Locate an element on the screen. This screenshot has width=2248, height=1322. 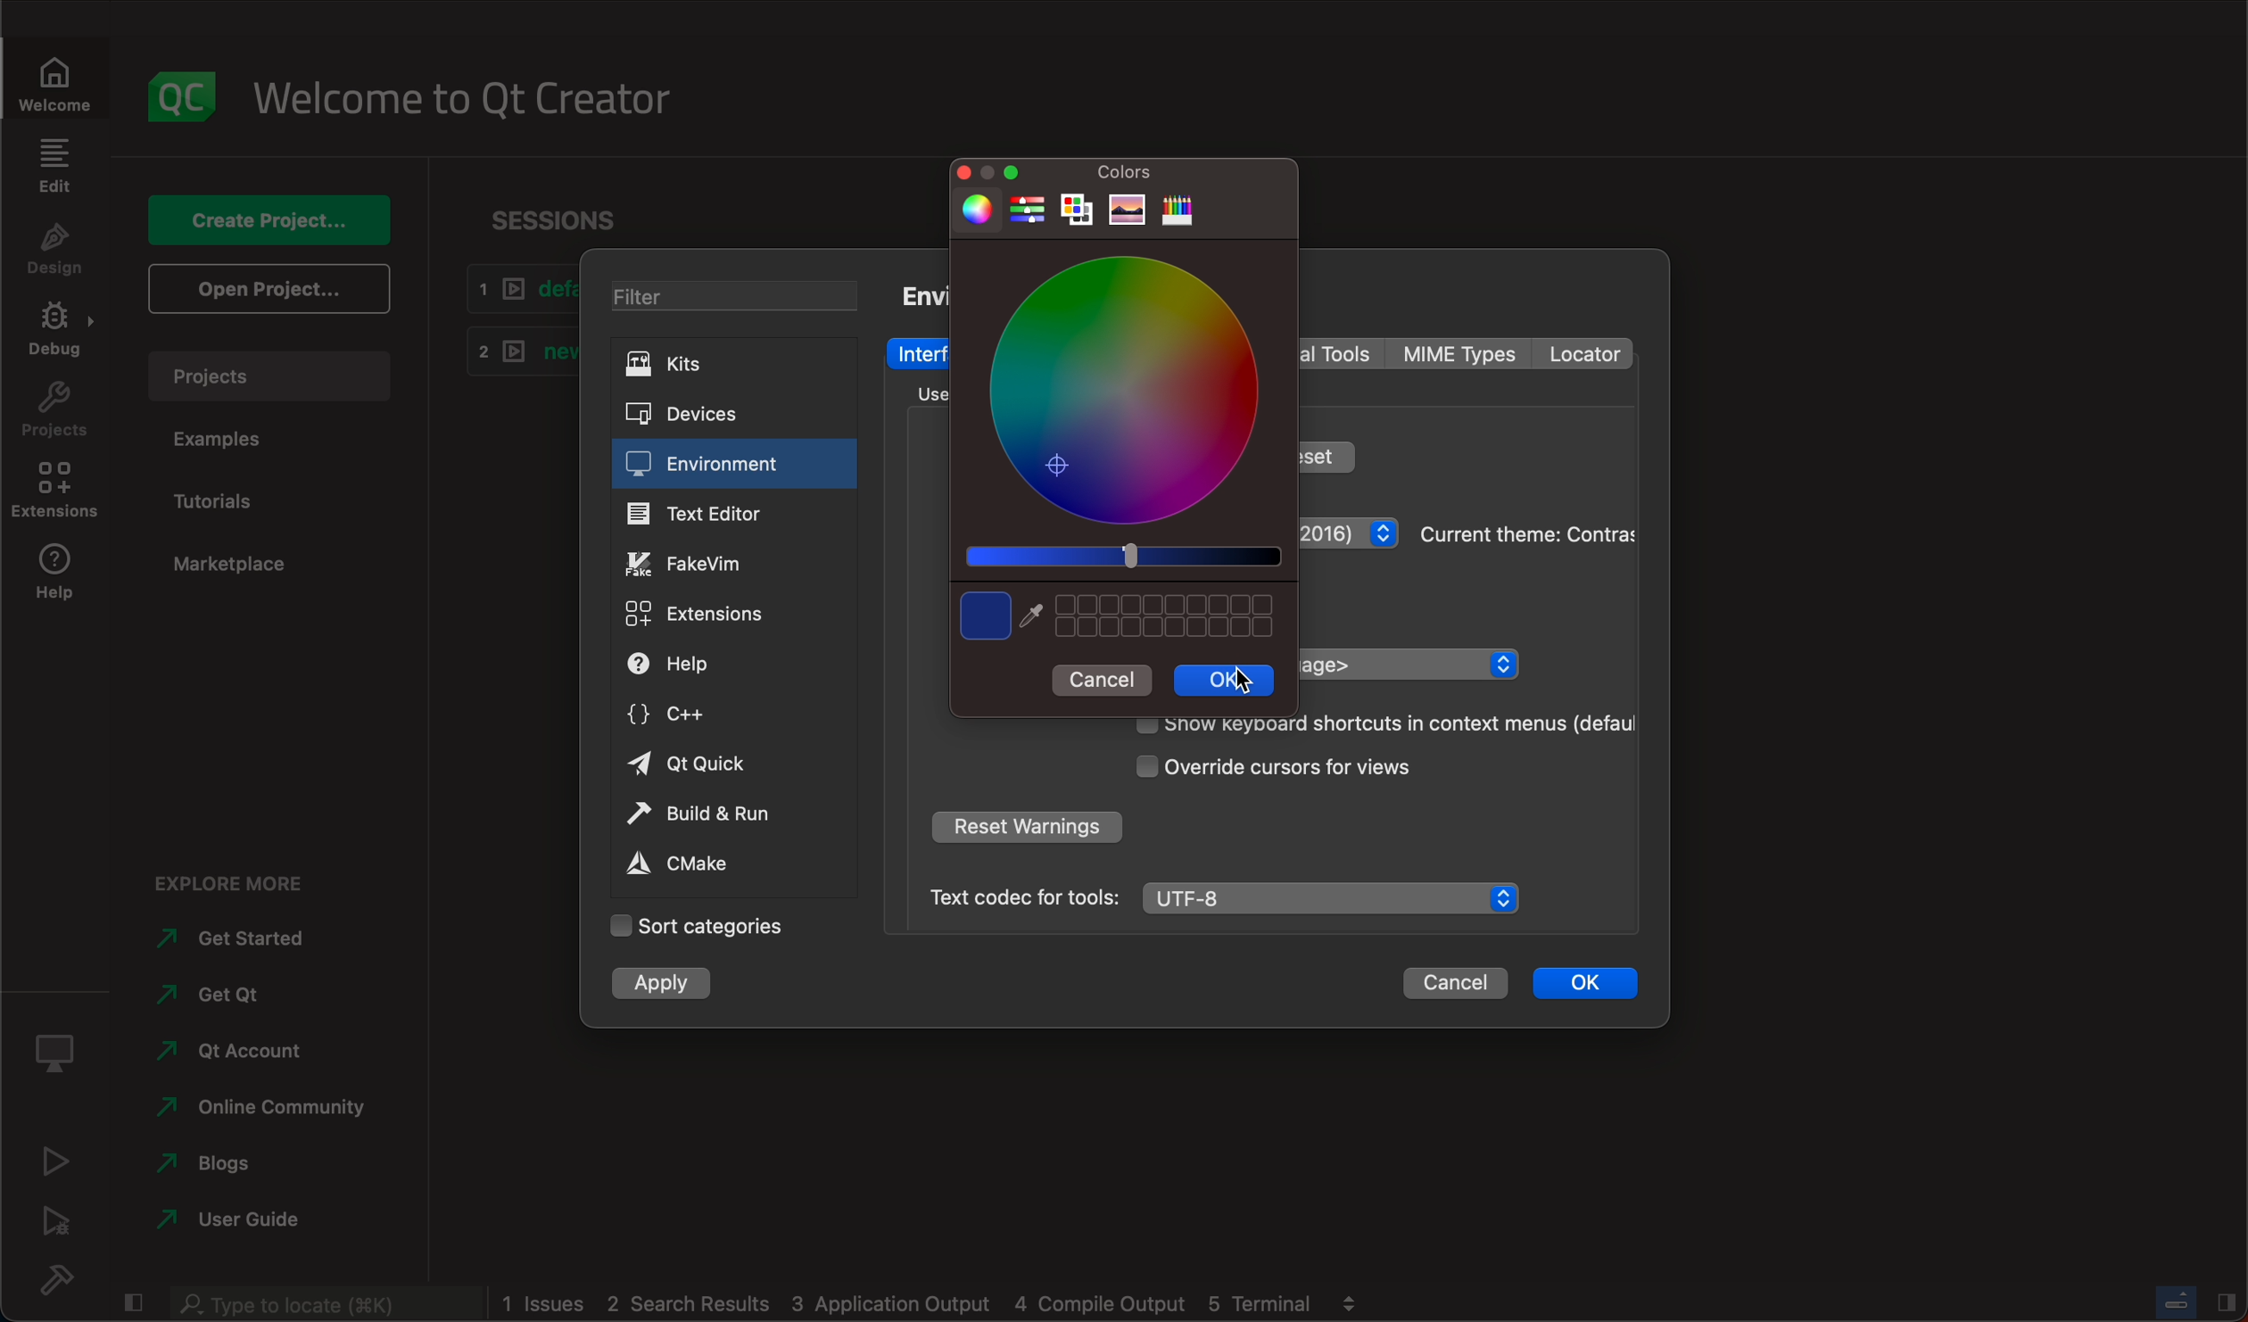
kits is located at coordinates (724, 365).